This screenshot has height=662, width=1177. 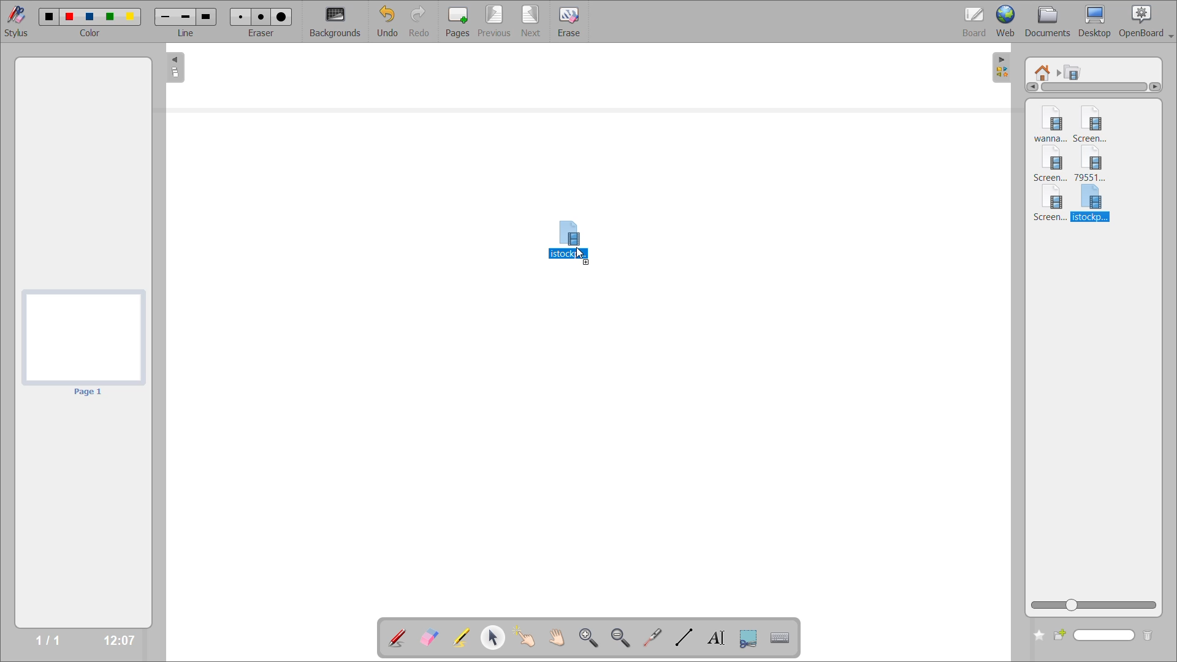 I want to click on highlight, so click(x=460, y=636).